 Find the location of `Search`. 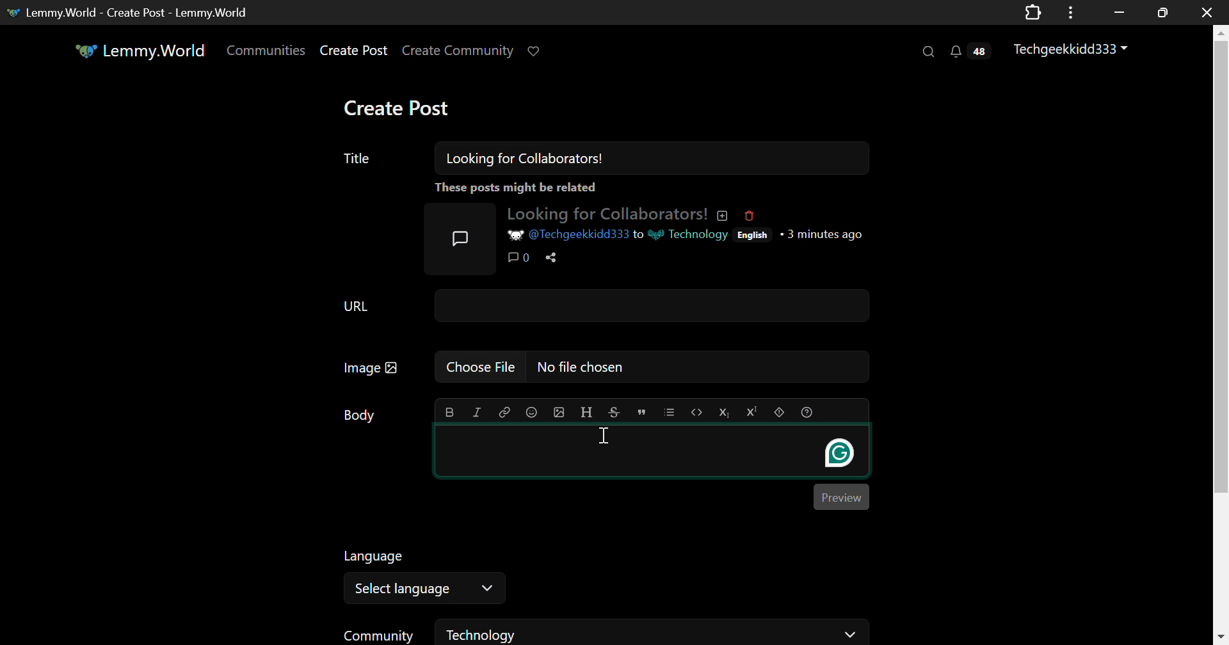

Search is located at coordinates (930, 52).